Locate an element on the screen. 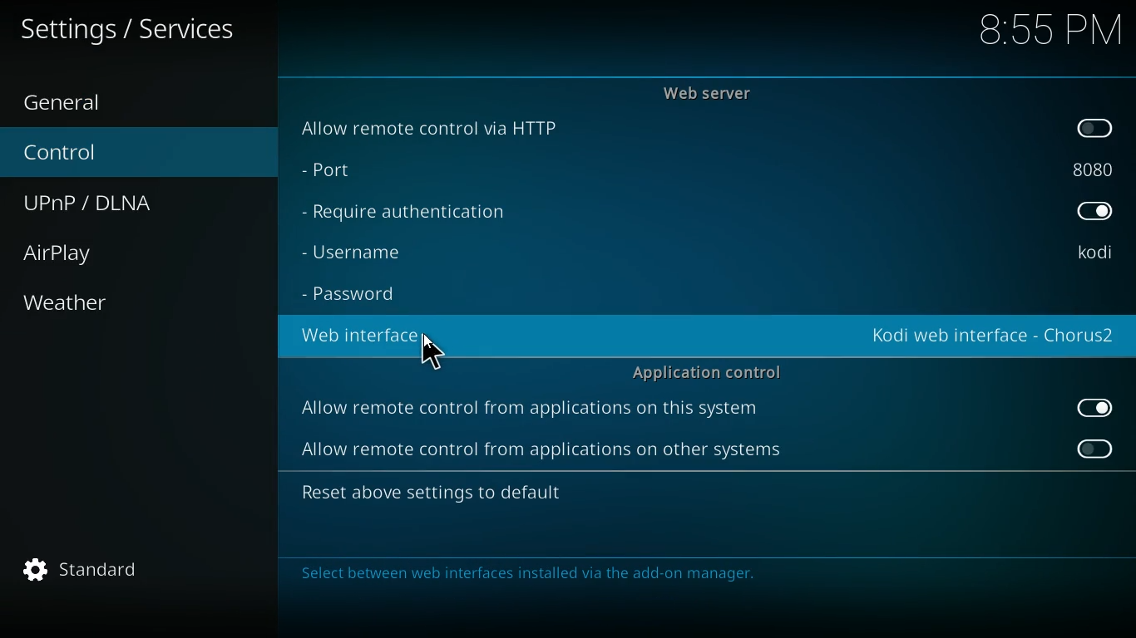 The image size is (1136, 638). password is located at coordinates (360, 295).